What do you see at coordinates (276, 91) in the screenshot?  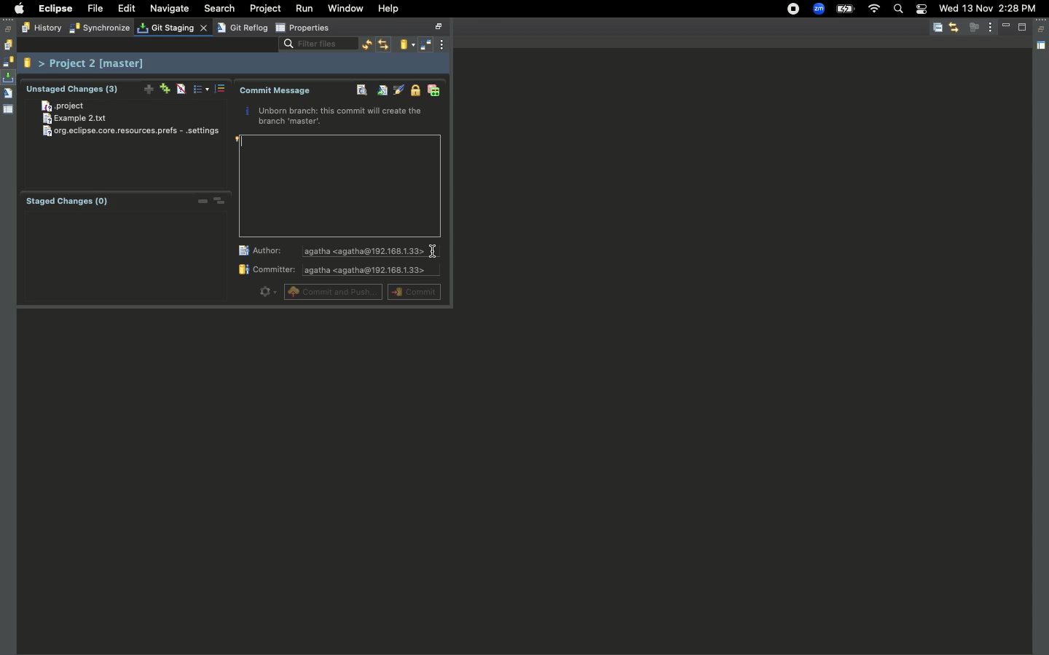 I see `Commit message` at bounding box center [276, 91].